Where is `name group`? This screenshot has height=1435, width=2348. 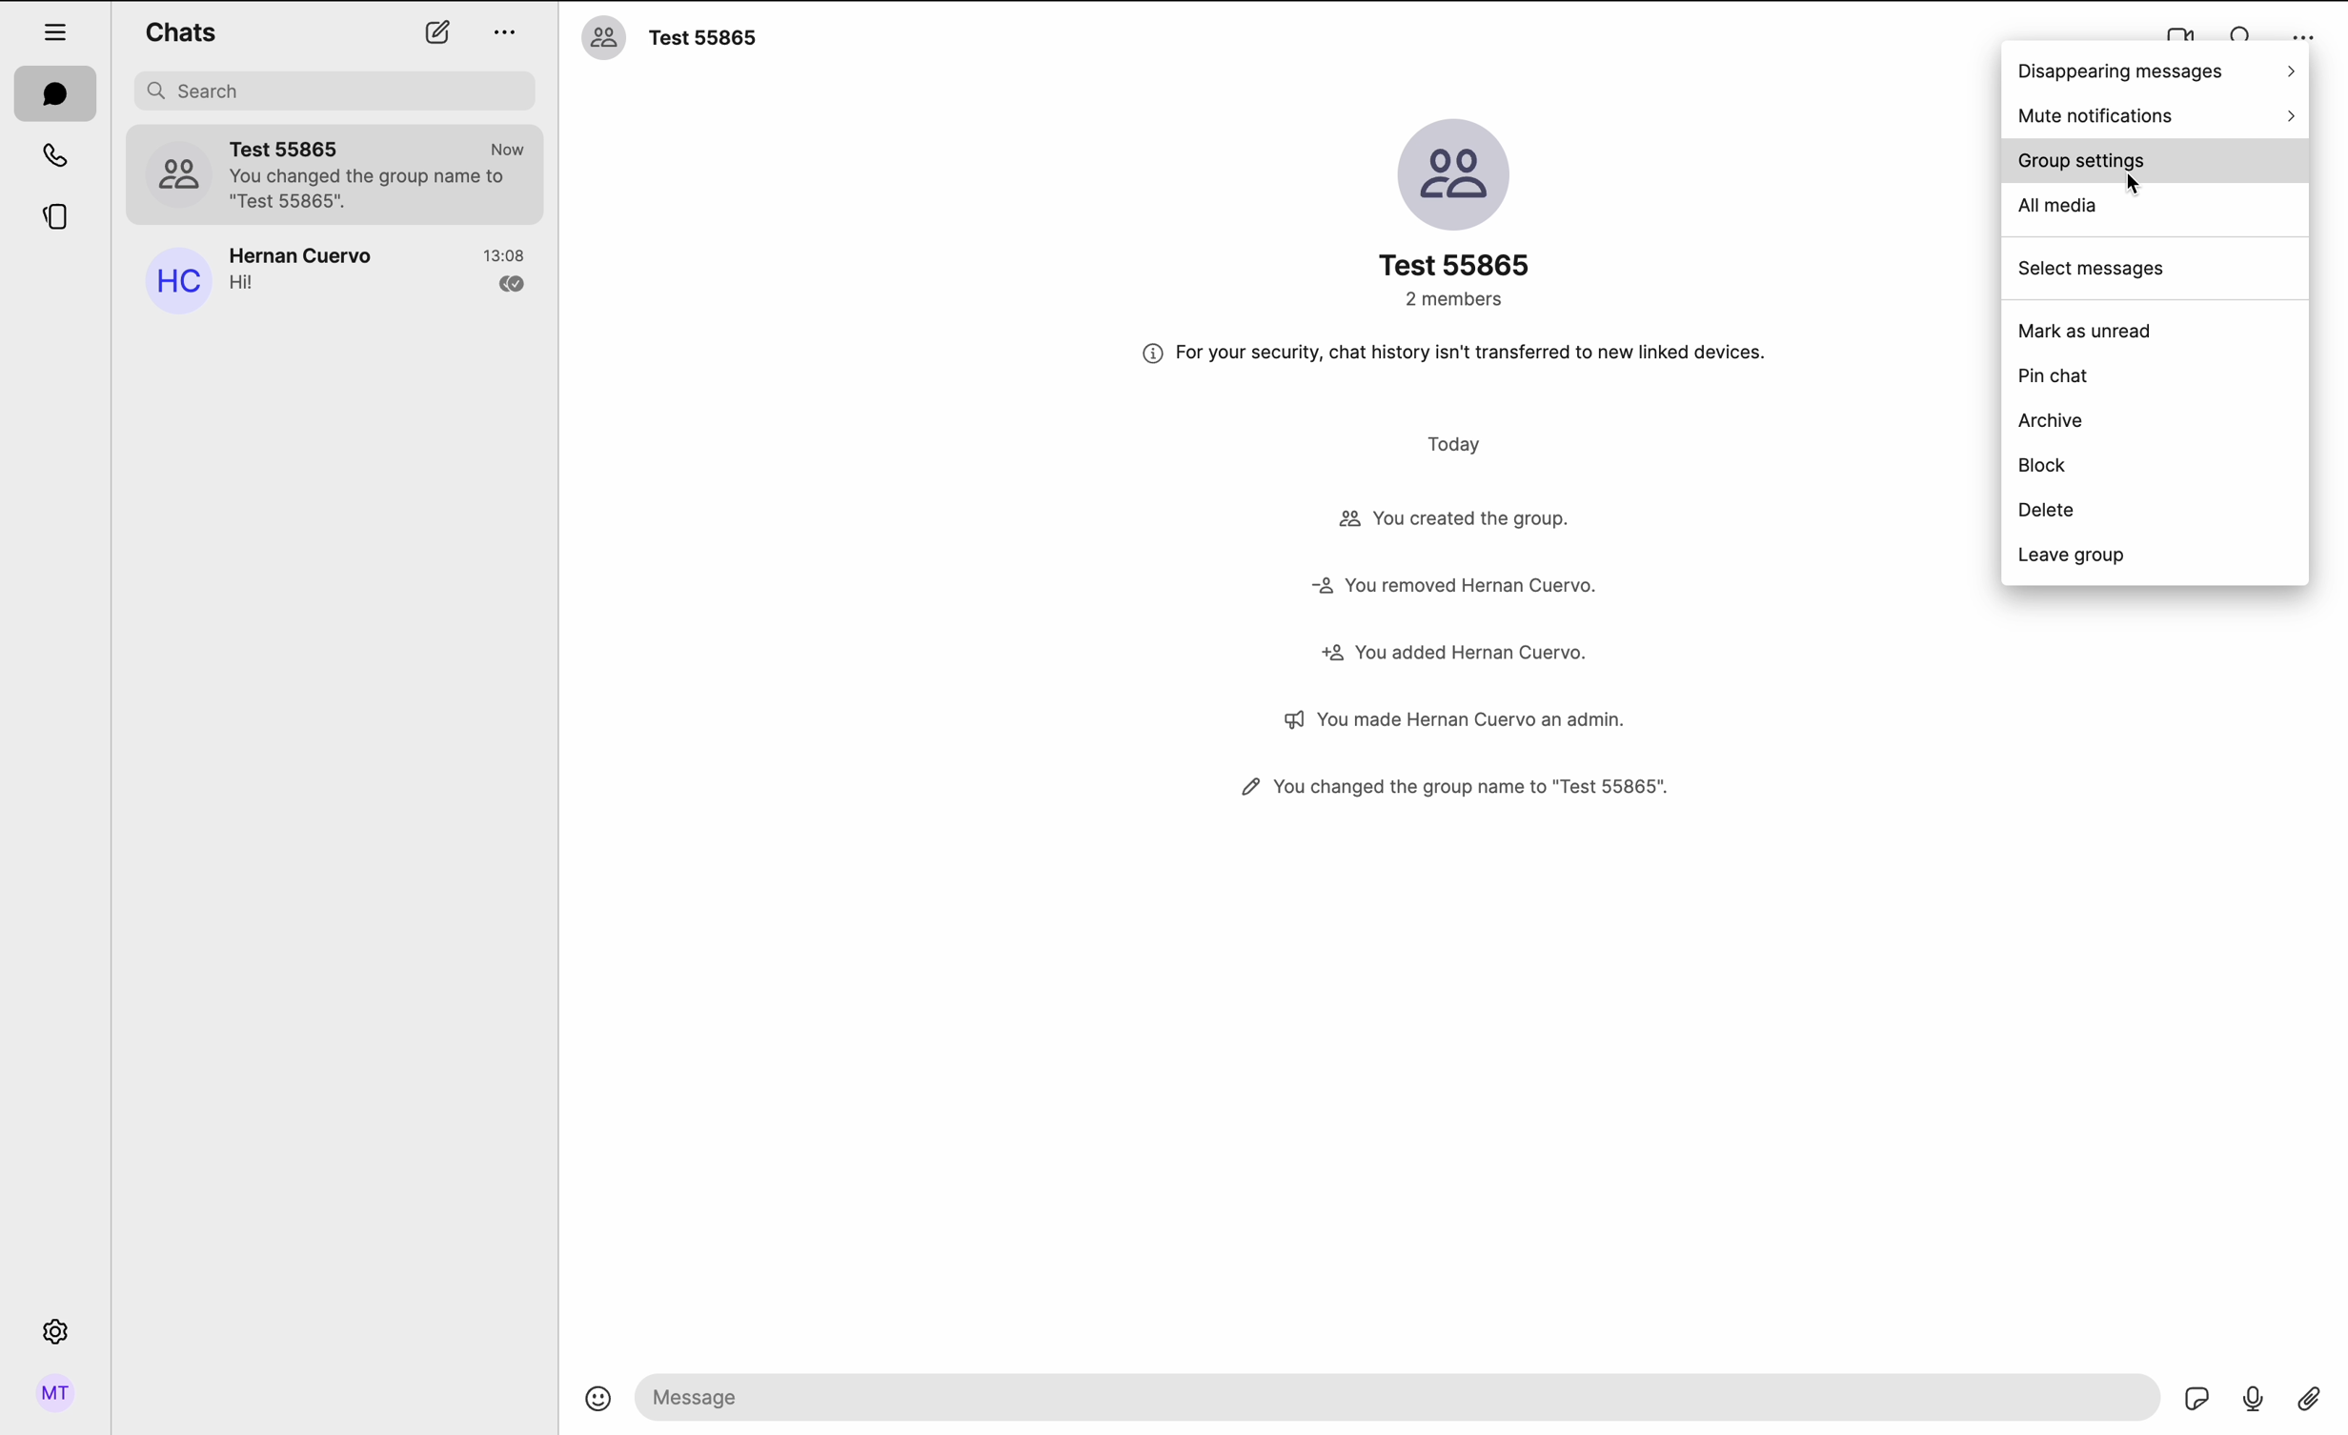
name group is located at coordinates (1454, 266).